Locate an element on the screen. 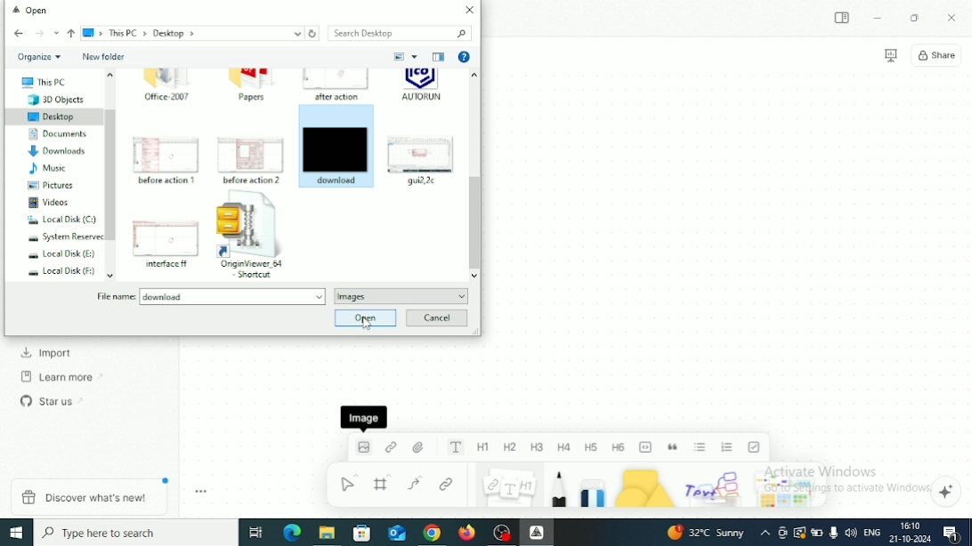  AUTORUN is located at coordinates (422, 88).